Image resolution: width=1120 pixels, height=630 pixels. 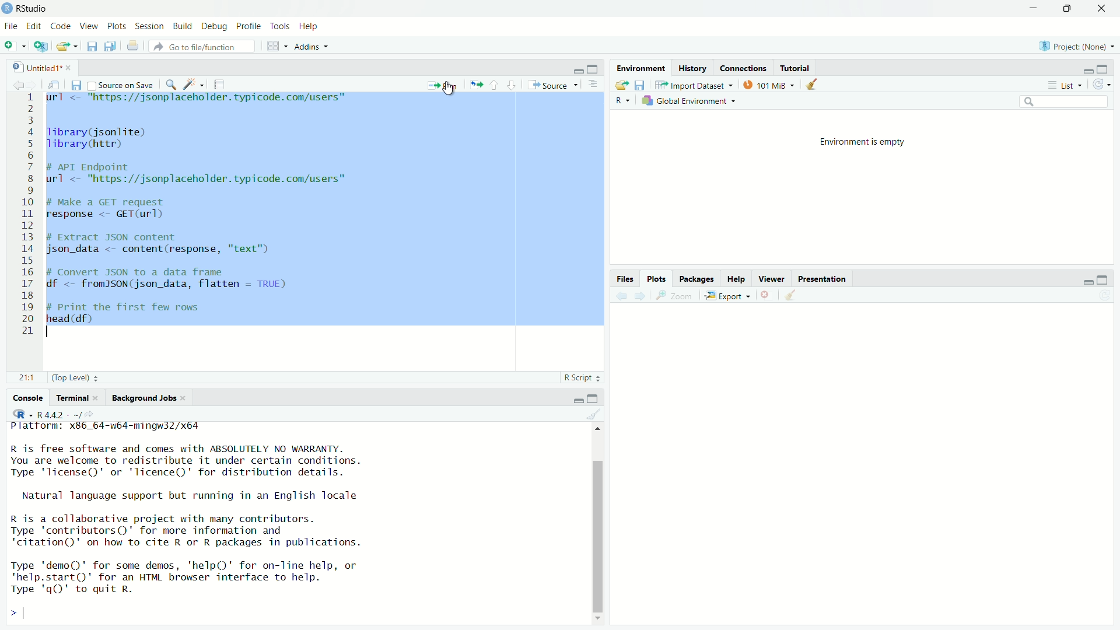 What do you see at coordinates (25, 9) in the screenshot?
I see `RStudio` at bounding box center [25, 9].